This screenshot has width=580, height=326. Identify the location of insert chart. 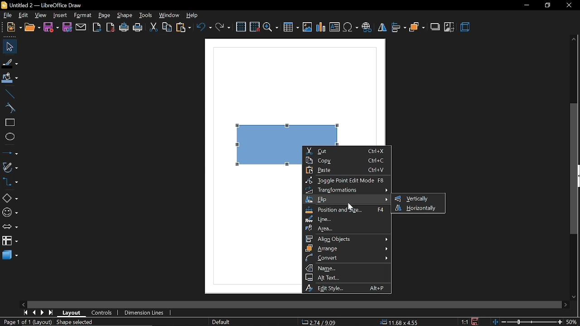
(321, 28).